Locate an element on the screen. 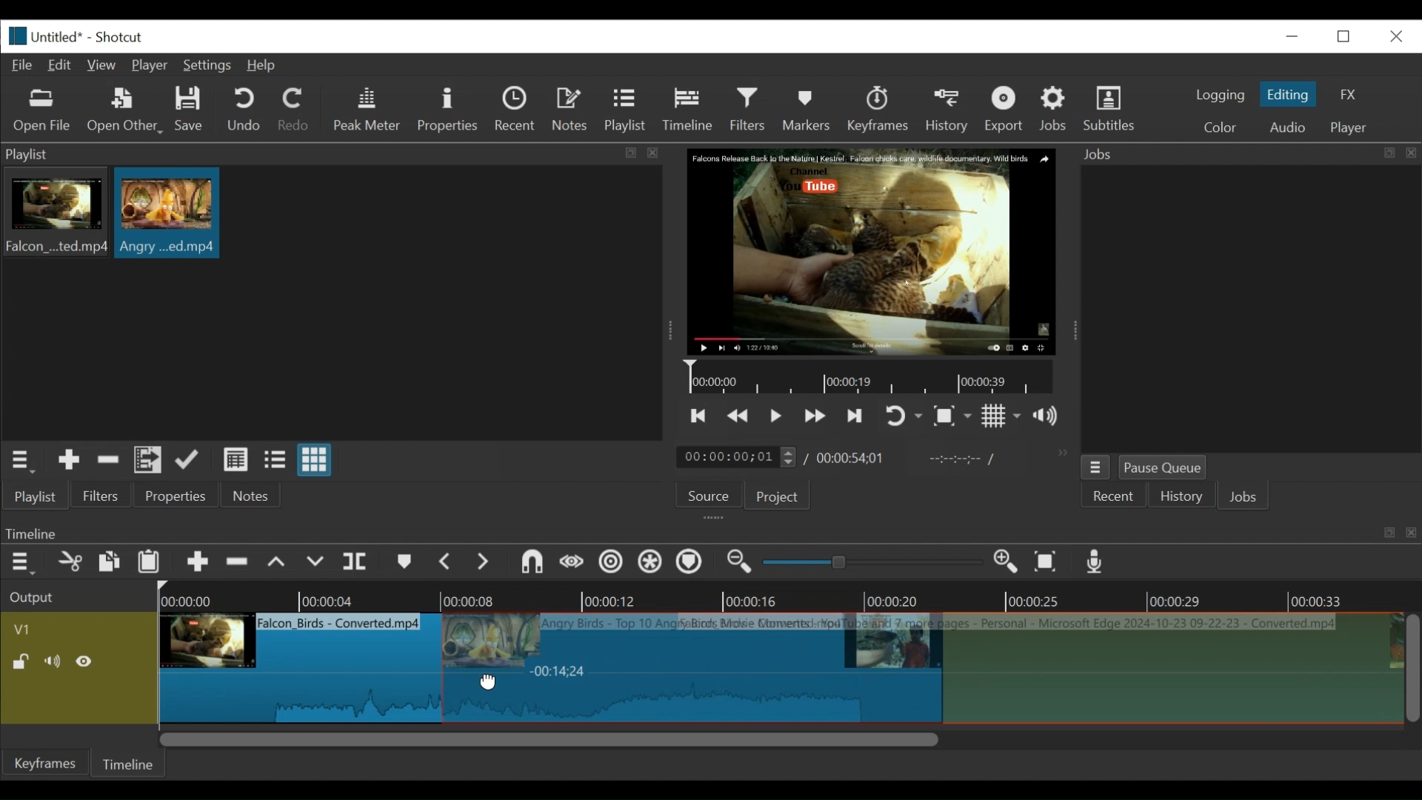 This screenshot has height=800, width=1422. clip is located at coordinates (1169, 669).